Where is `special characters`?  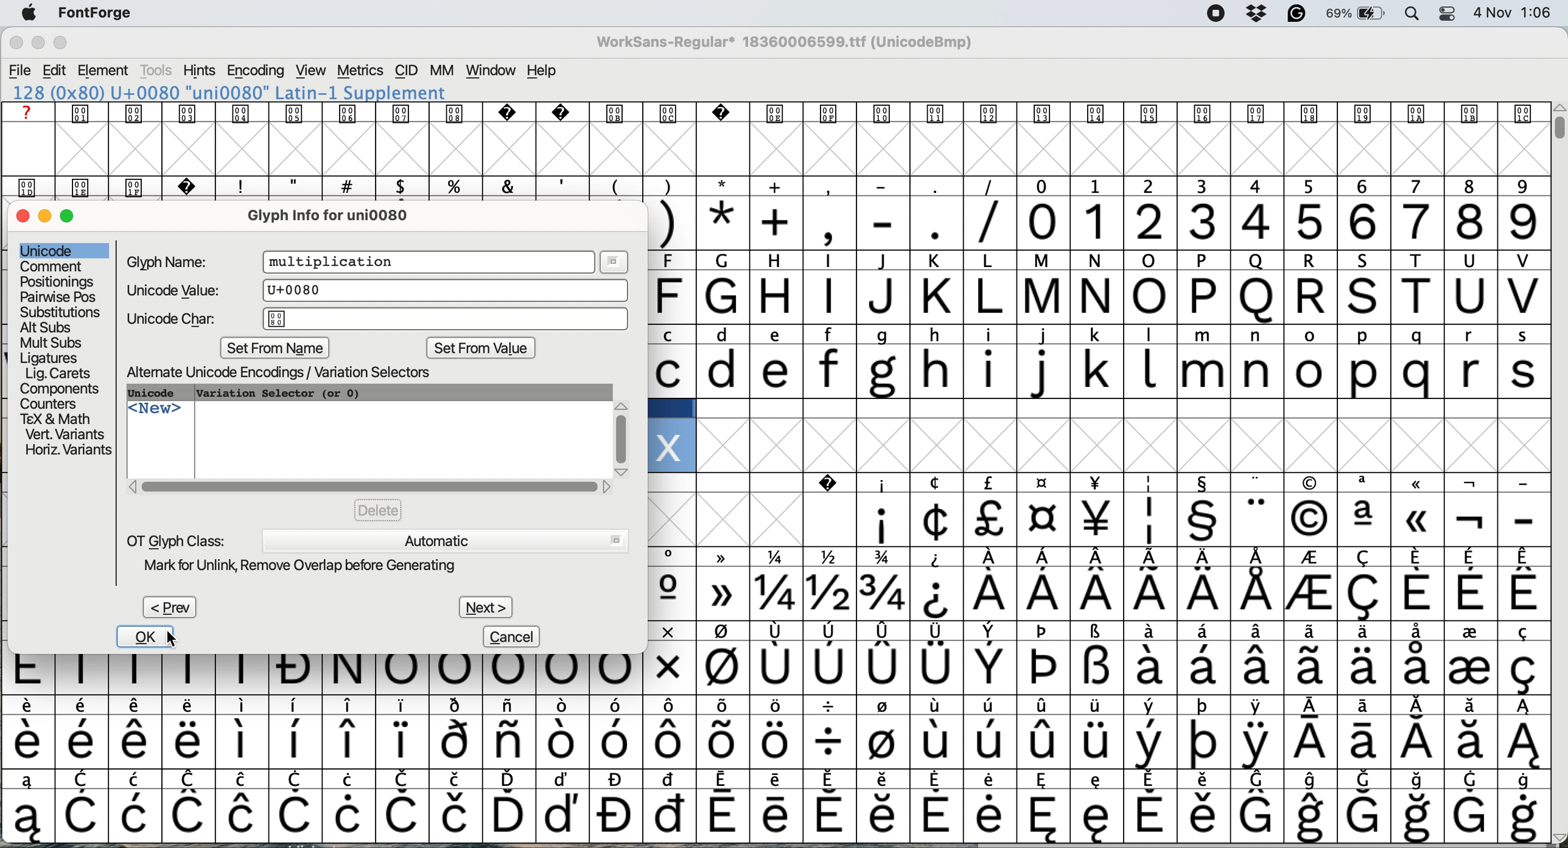 special characters is located at coordinates (769, 675).